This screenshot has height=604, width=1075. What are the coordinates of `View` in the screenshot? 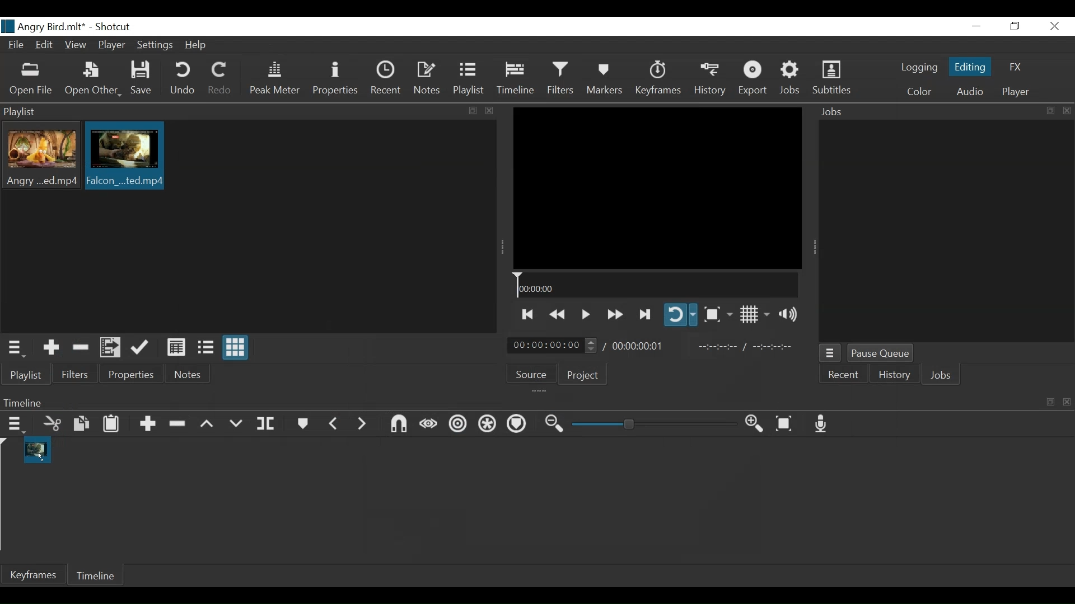 It's located at (76, 46).